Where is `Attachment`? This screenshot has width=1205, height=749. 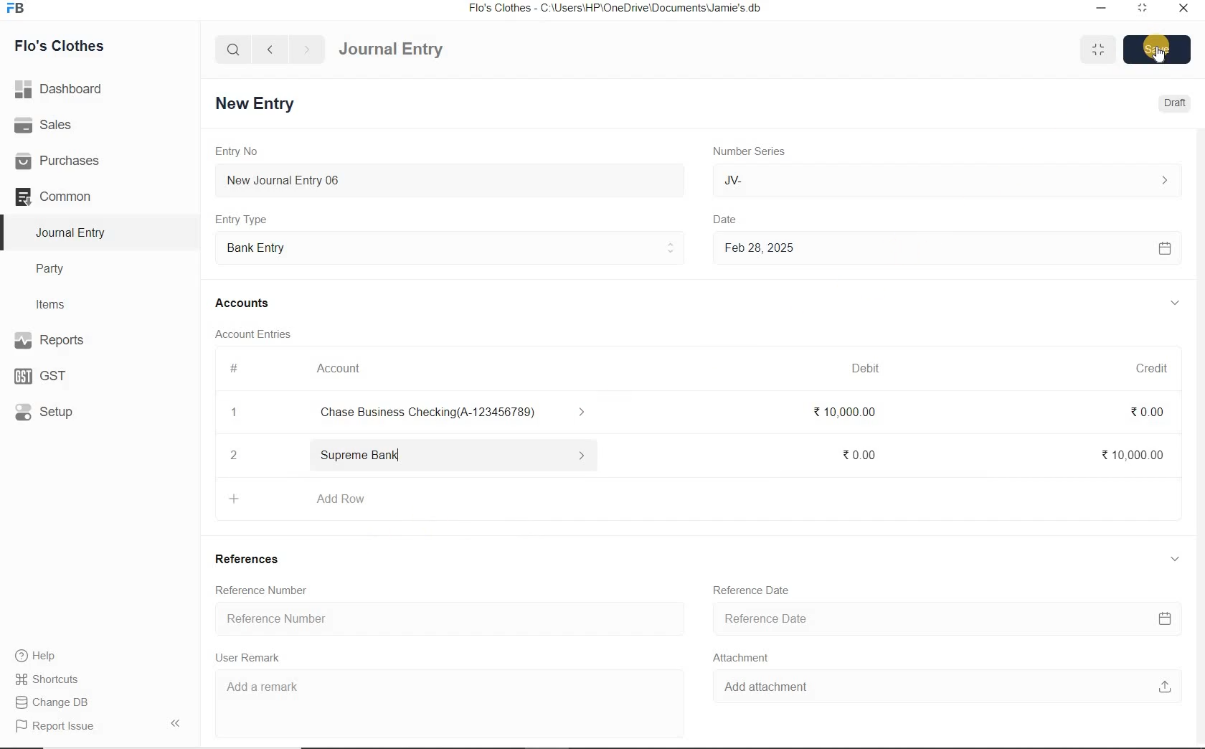
Attachment is located at coordinates (748, 659).